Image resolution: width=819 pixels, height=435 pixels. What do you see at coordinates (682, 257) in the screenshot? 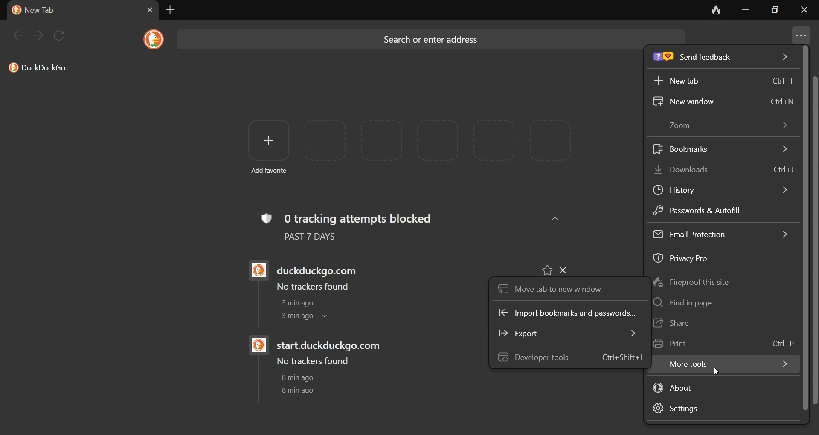
I see `Privacy Pro` at bounding box center [682, 257].